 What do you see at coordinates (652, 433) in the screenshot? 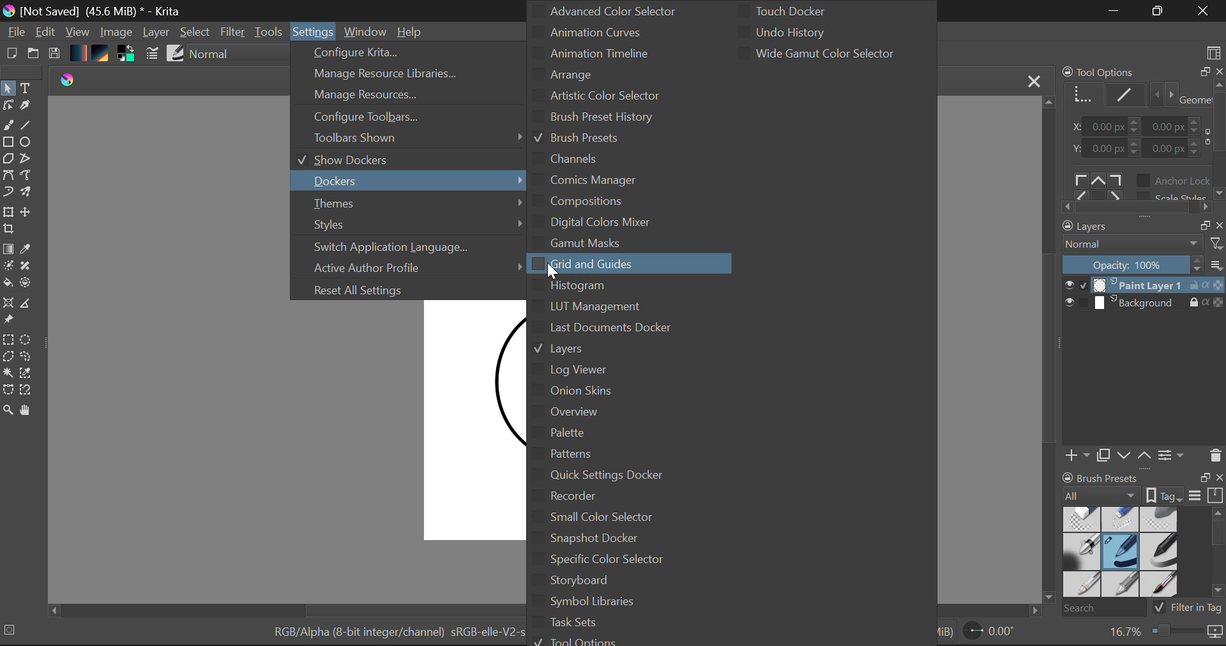
I see `Palette` at bounding box center [652, 433].